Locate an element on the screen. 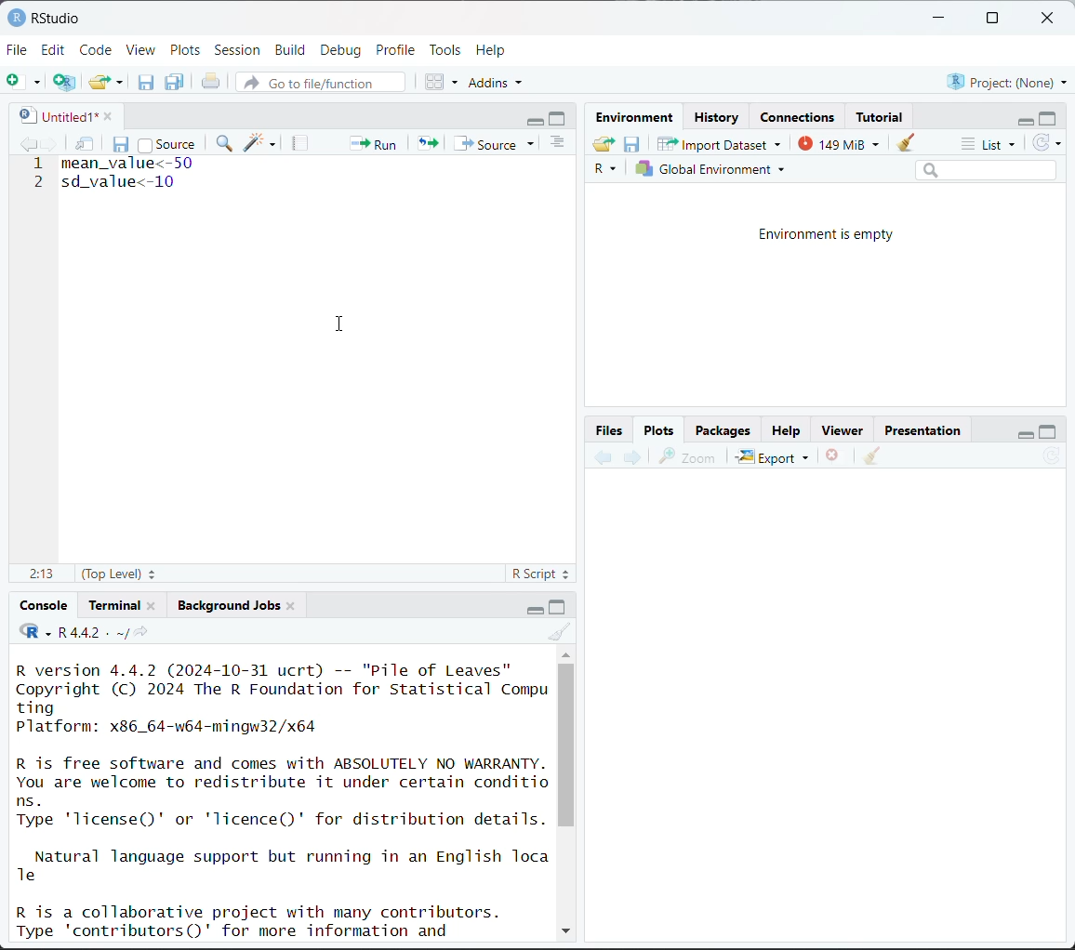 This screenshot has height=950, width=1075. Profile is located at coordinates (398, 48).